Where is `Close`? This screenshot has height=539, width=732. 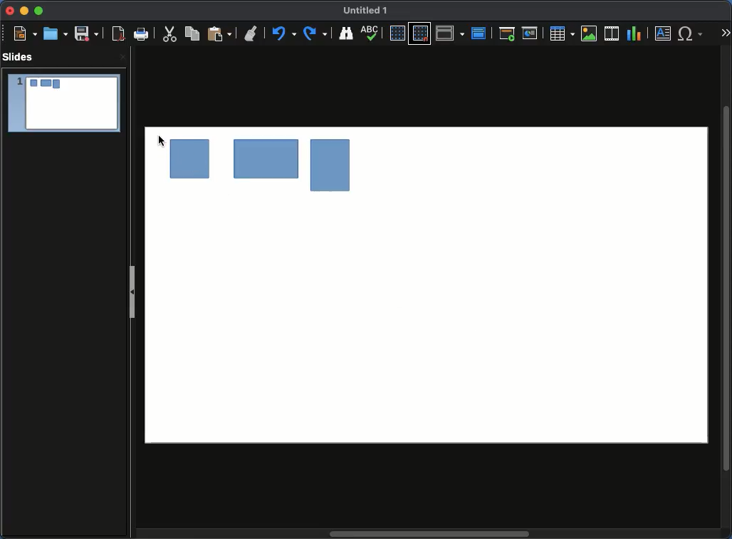
Close is located at coordinates (10, 11).